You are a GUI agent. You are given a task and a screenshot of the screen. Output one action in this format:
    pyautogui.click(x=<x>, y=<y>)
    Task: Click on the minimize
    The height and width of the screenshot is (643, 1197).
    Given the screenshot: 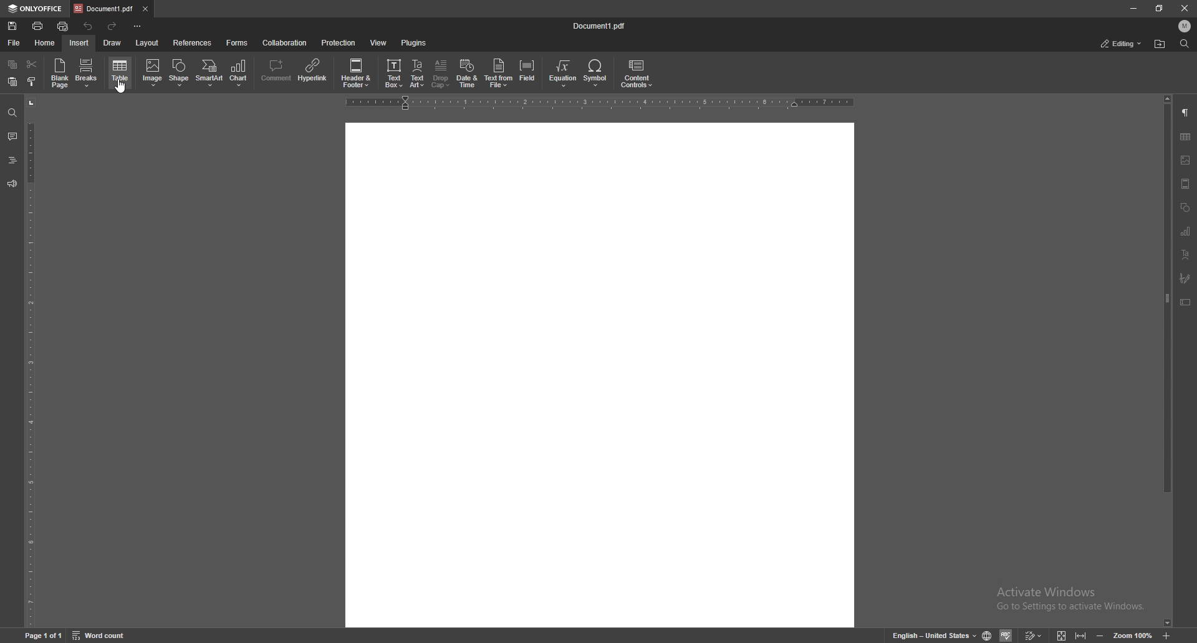 What is the action you would take?
    pyautogui.click(x=1133, y=9)
    